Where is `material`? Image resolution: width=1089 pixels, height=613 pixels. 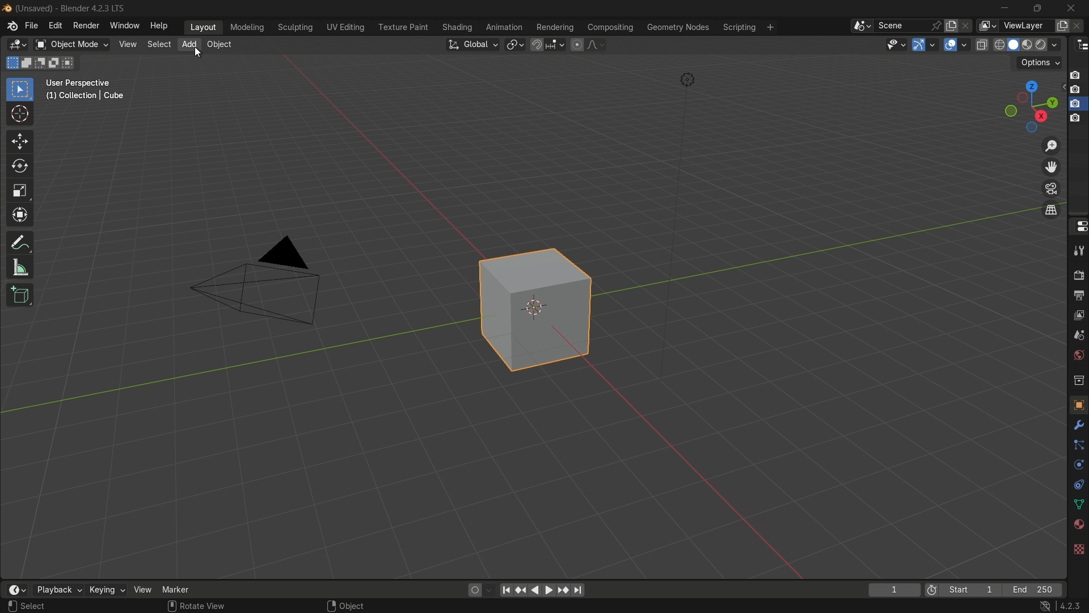 material is located at coordinates (1078, 523).